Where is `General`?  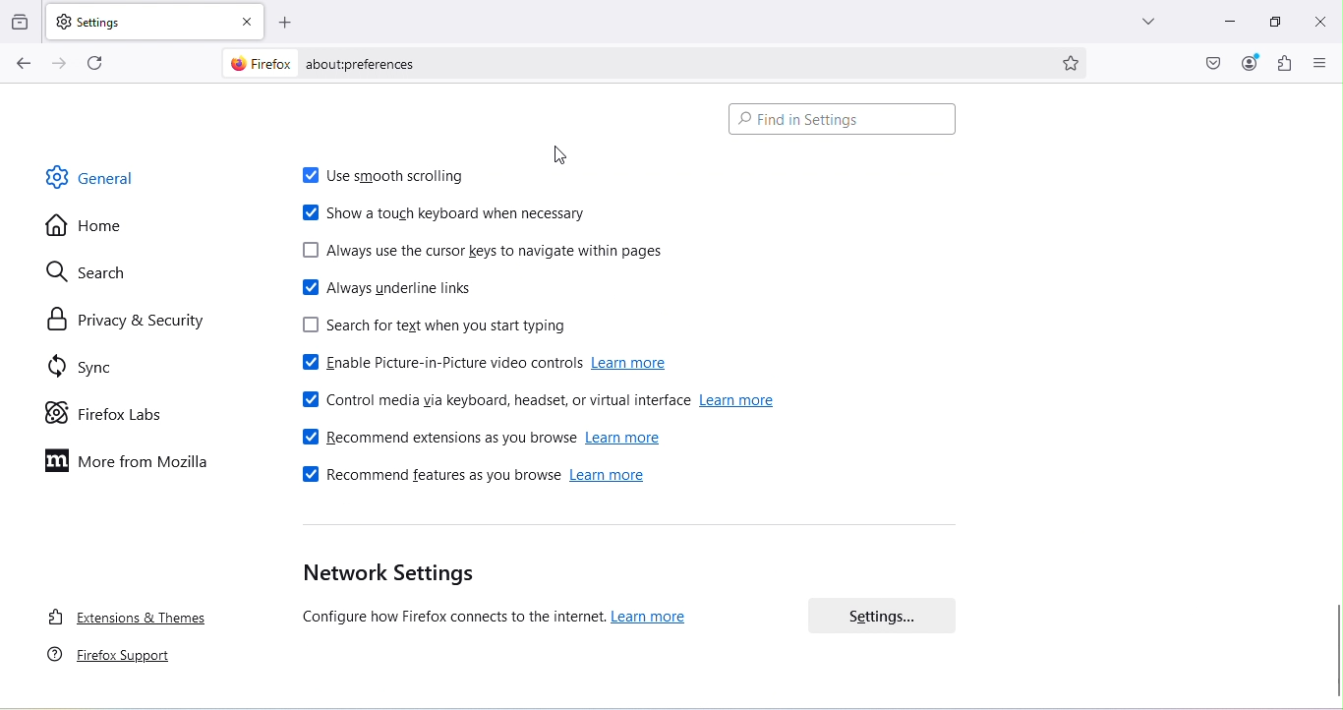 General is located at coordinates (97, 180).